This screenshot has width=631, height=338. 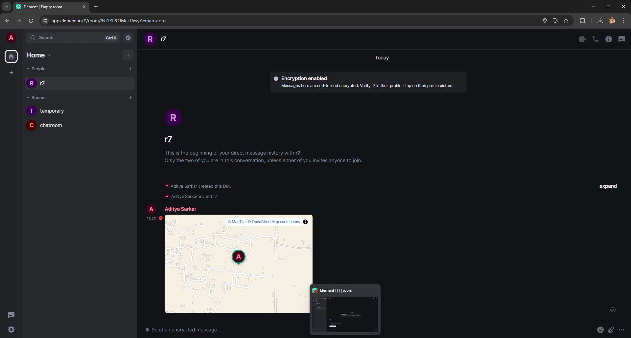 I want to click on people, so click(x=35, y=69).